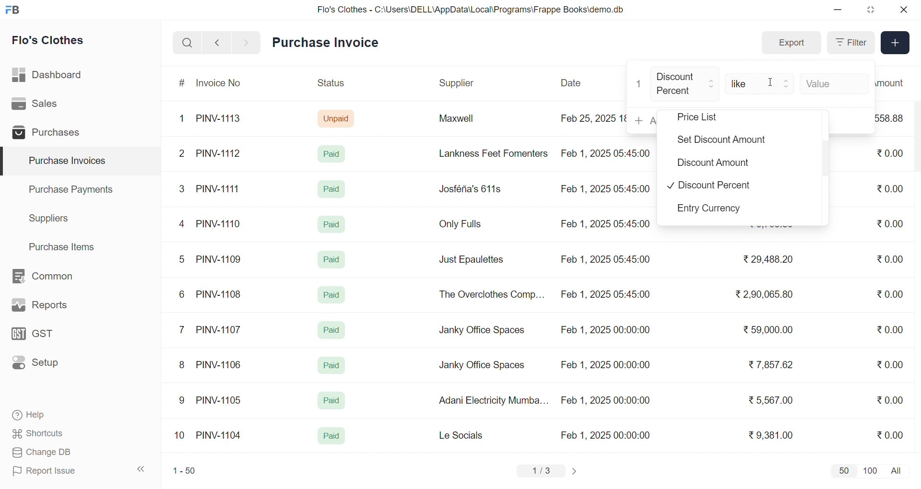 This screenshot has height=489, width=921. Describe the element at coordinates (51, 307) in the screenshot. I see `Reports` at that location.